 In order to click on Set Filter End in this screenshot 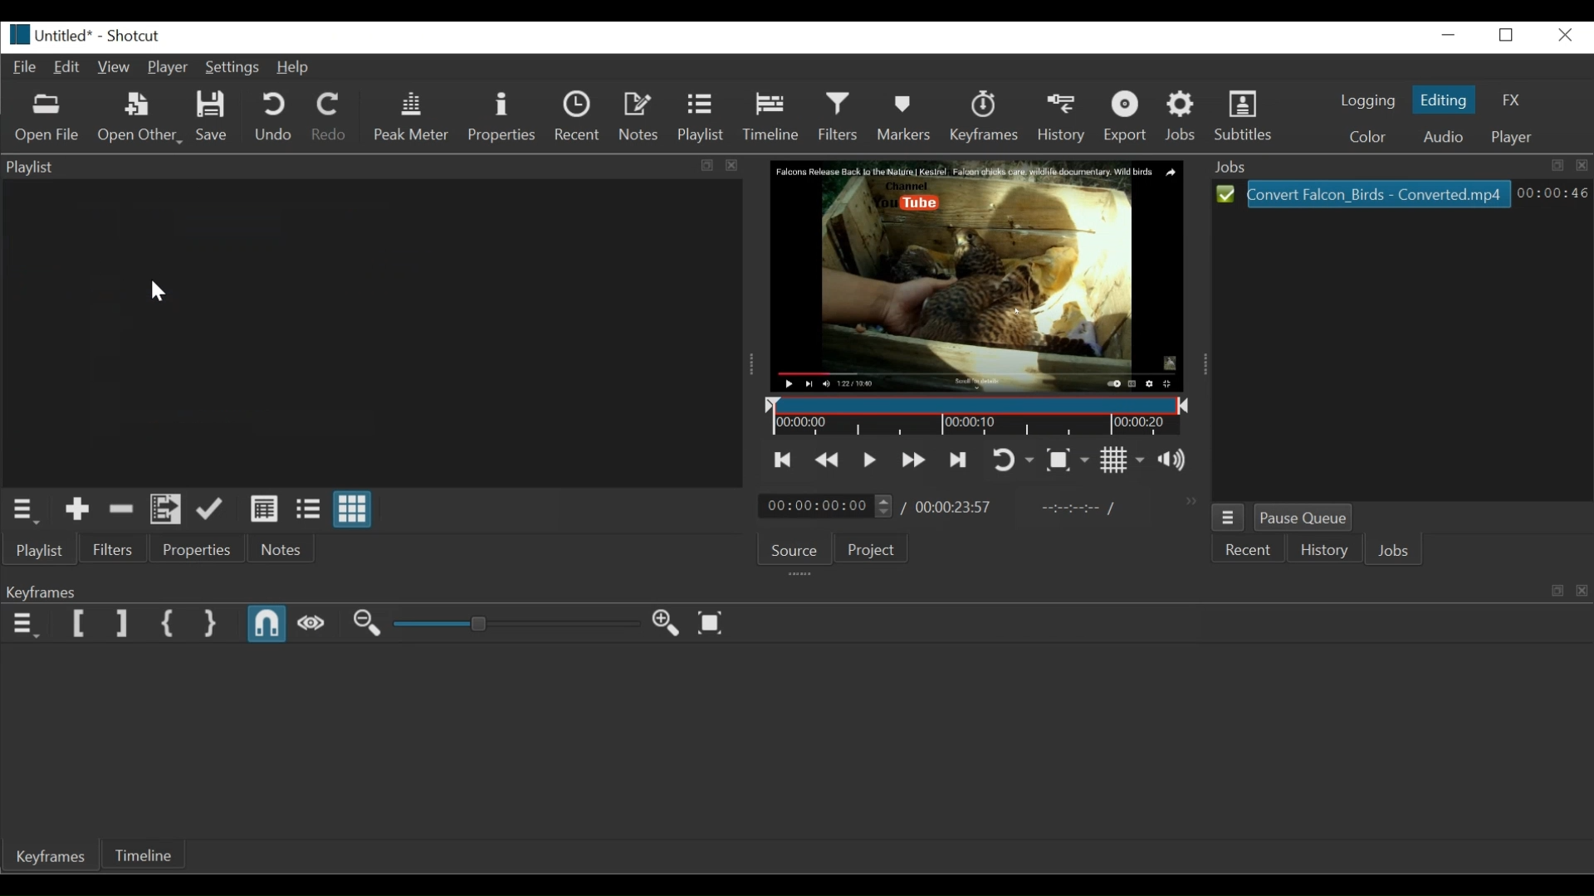, I will do `click(120, 623)`.